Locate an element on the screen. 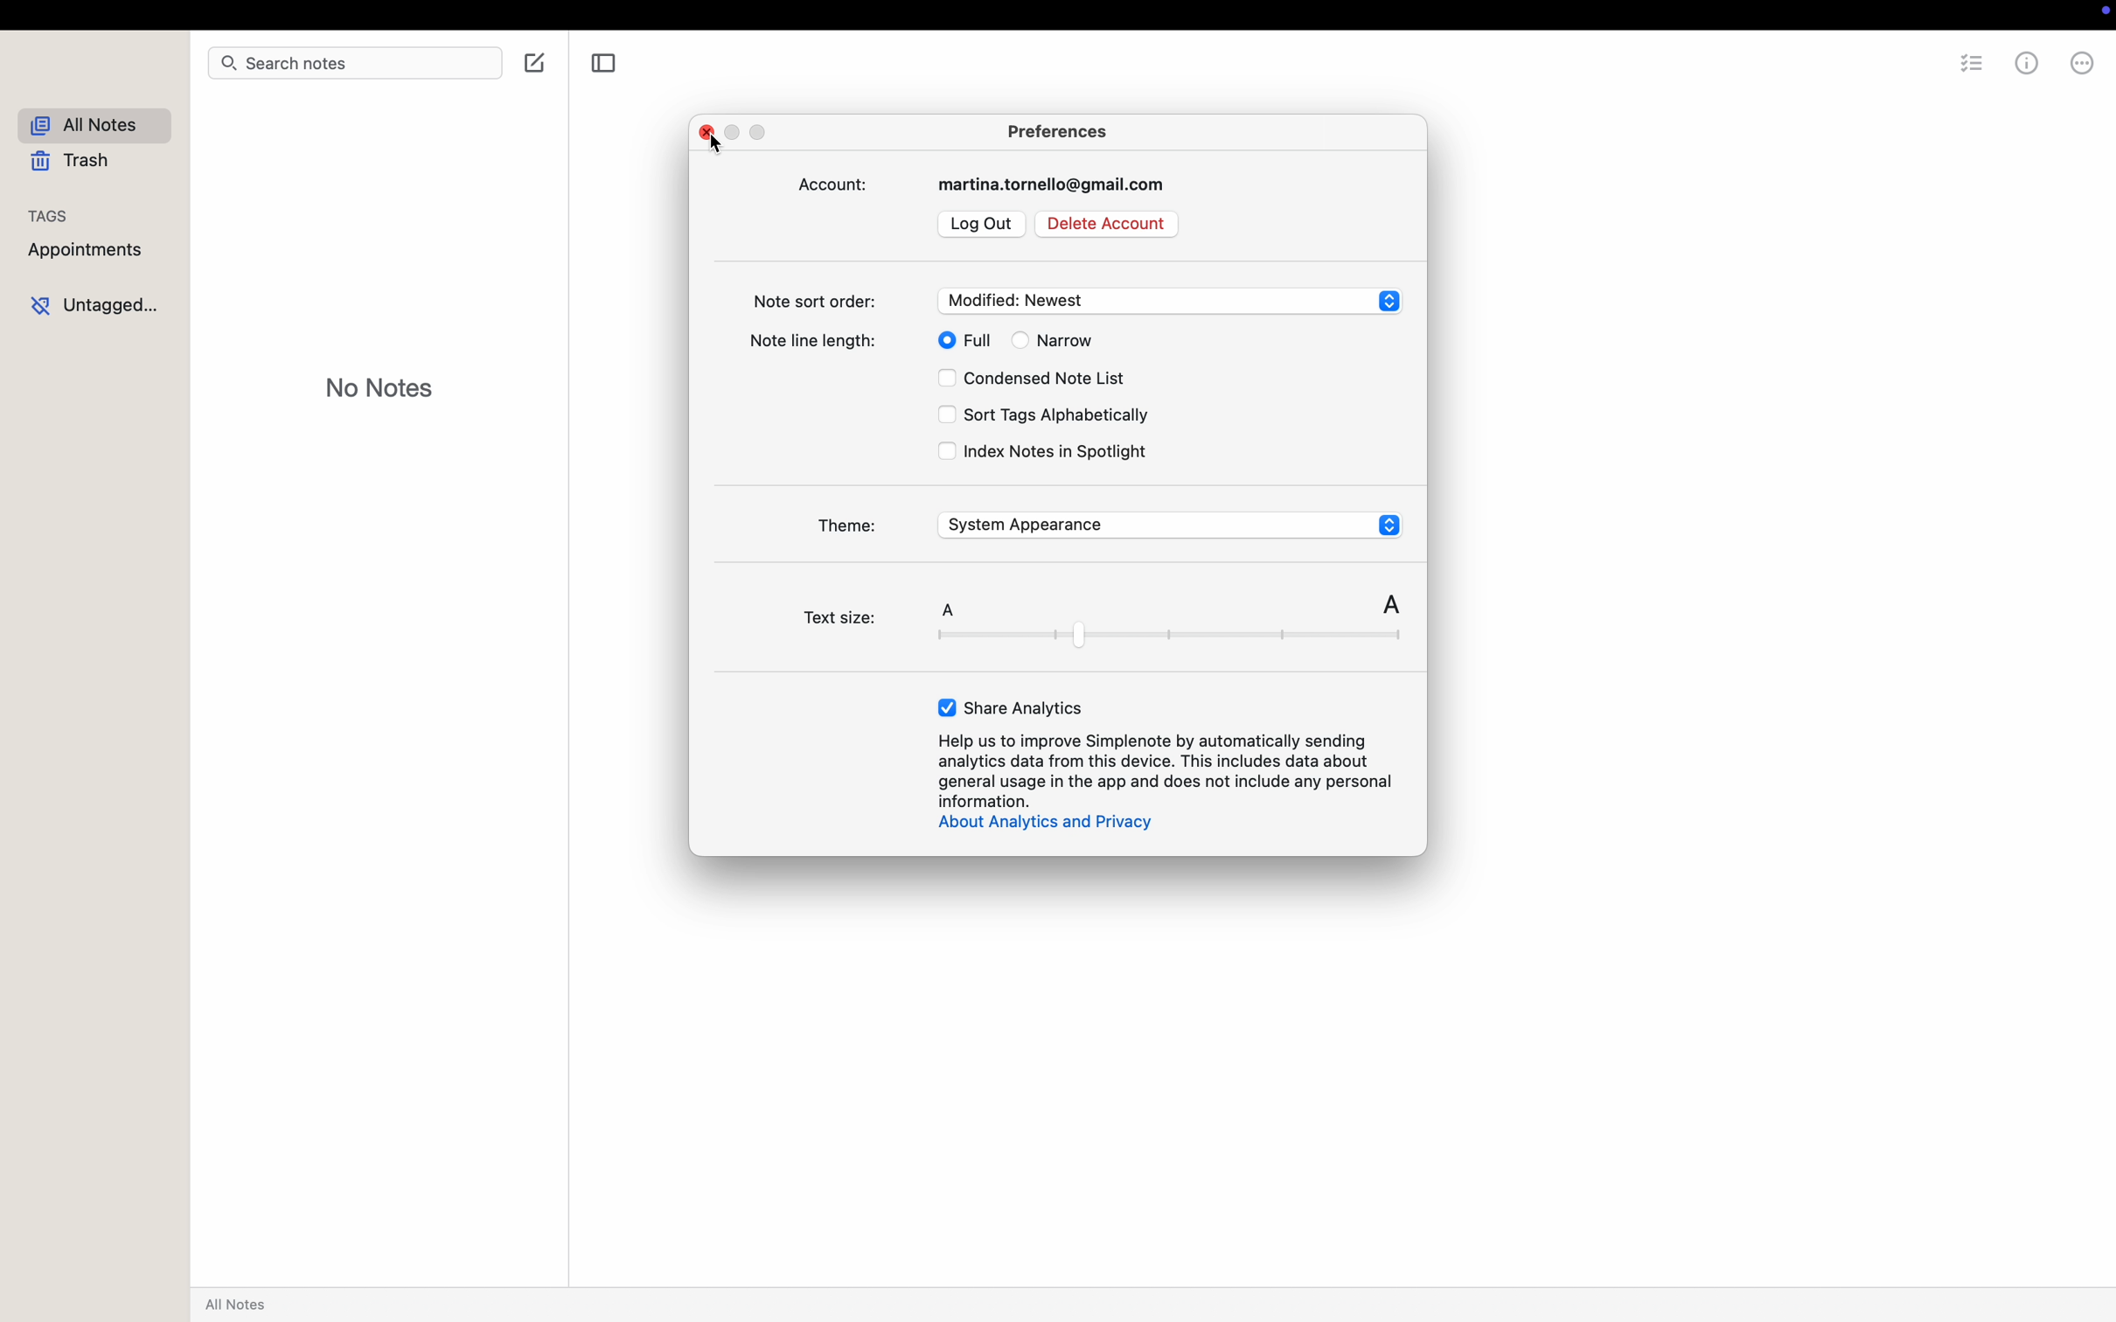 The height and width of the screenshot is (1322, 2116). no notes is located at coordinates (378, 388).